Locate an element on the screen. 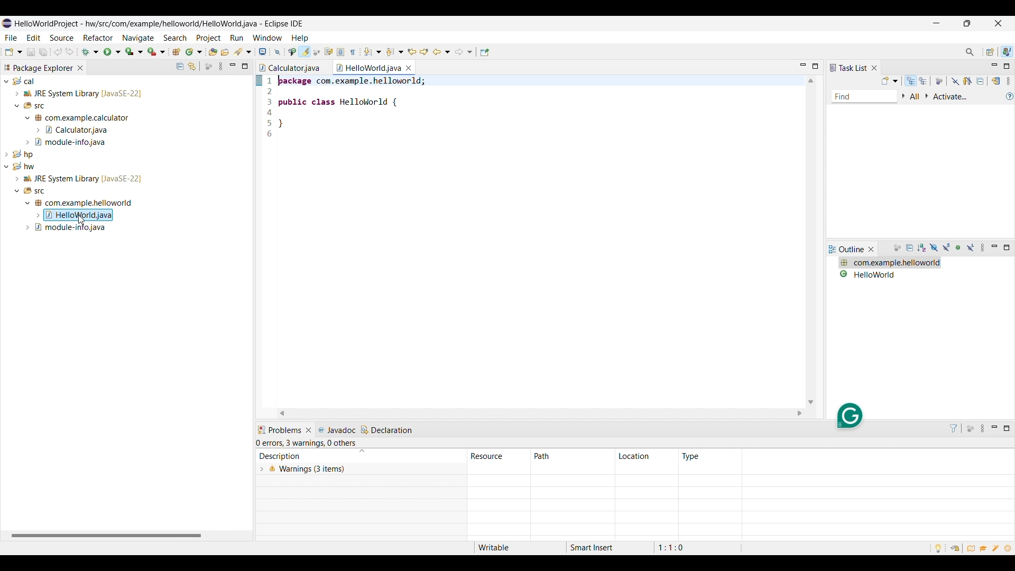 This screenshot has height=571, width=1015. Next edit location is located at coordinates (425, 52).